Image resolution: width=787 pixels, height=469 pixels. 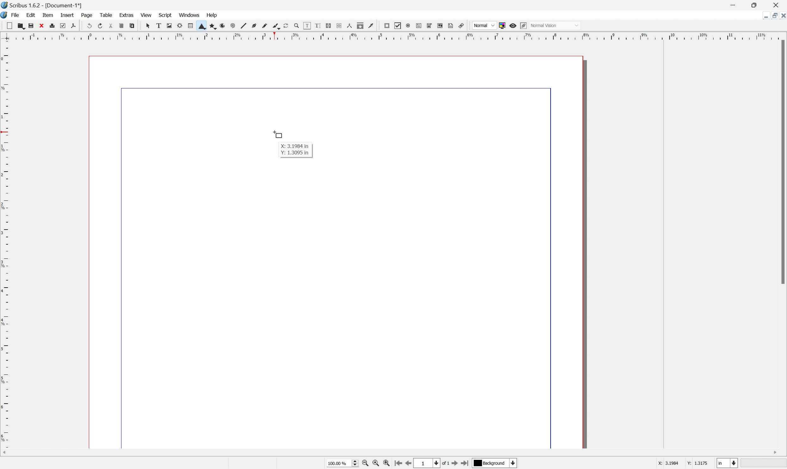 What do you see at coordinates (288, 26) in the screenshot?
I see `Rotate item` at bounding box center [288, 26].